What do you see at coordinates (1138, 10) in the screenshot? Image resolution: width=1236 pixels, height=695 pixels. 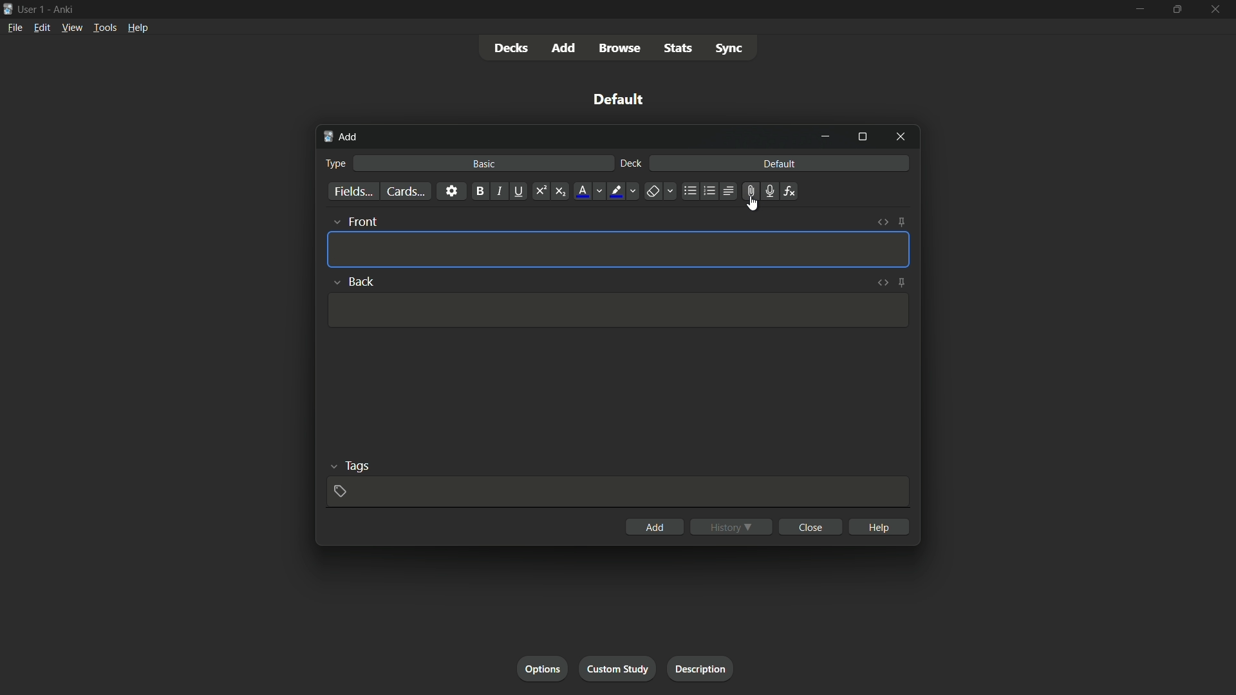 I see `minimize` at bounding box center [1138, 10].